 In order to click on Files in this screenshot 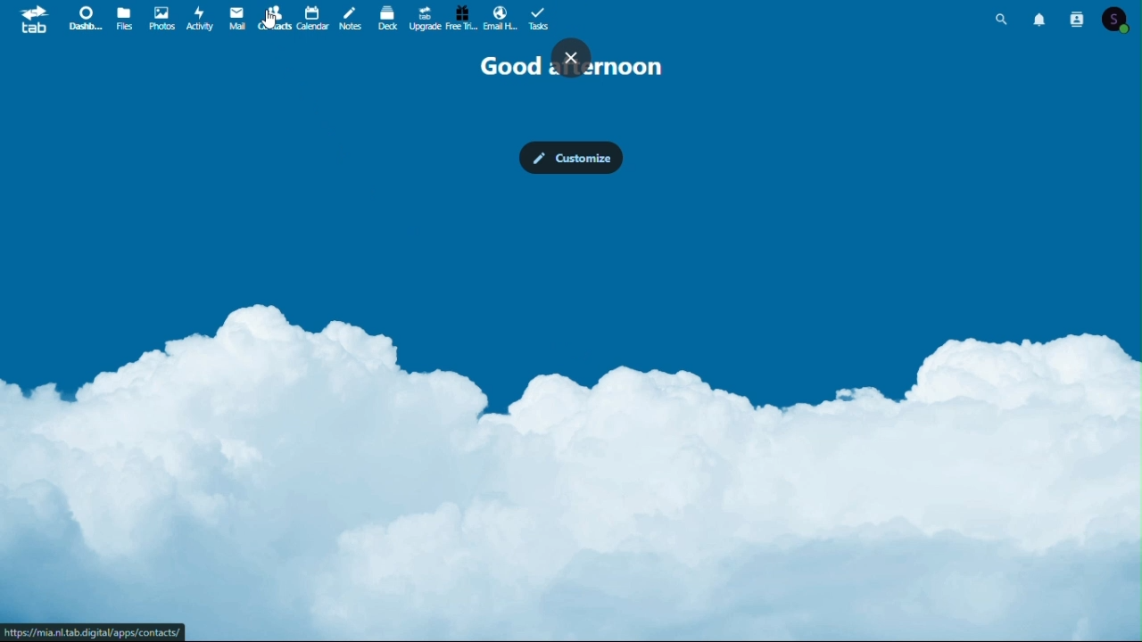, I will do `click(123, 21)`.